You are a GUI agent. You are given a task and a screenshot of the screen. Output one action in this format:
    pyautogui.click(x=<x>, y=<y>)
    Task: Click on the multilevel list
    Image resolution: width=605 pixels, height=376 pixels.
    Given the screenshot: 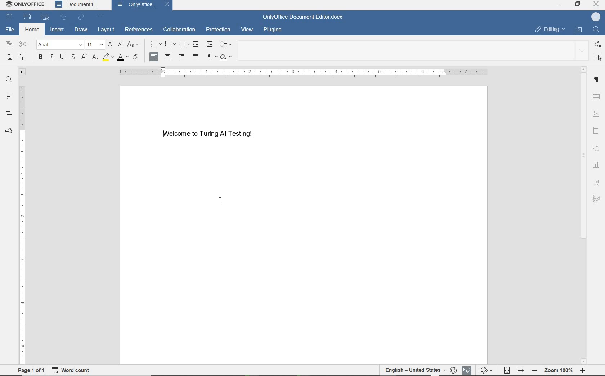 What is the action you would take?
    pyautogui.click(x=184, y=44)
    